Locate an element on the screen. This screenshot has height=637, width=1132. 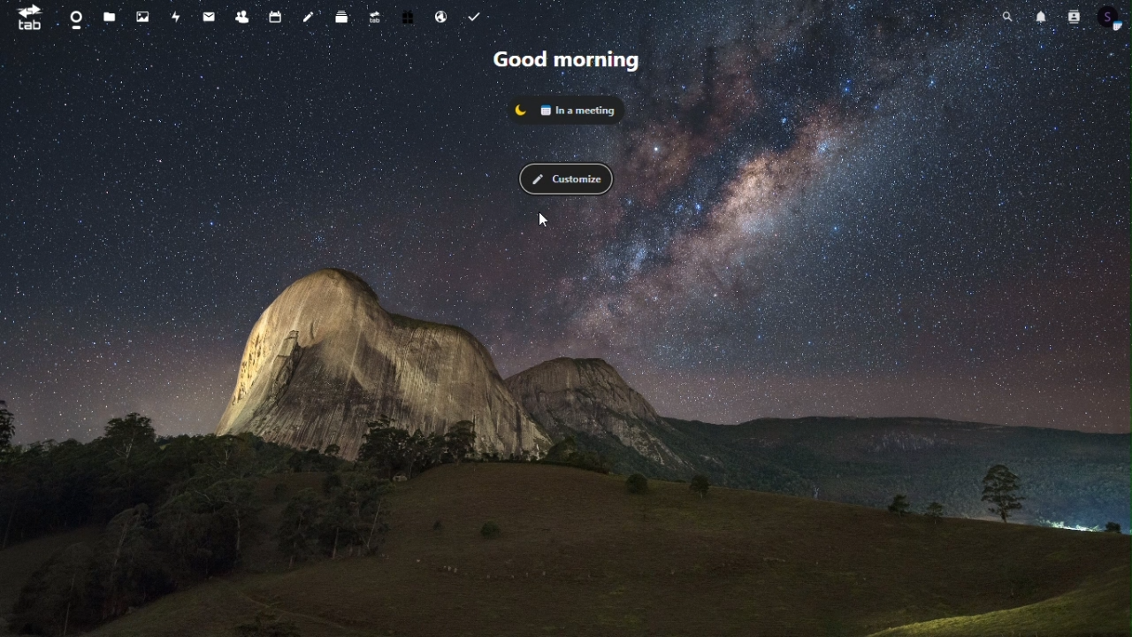
good morning is located at coordinates (564, 57).